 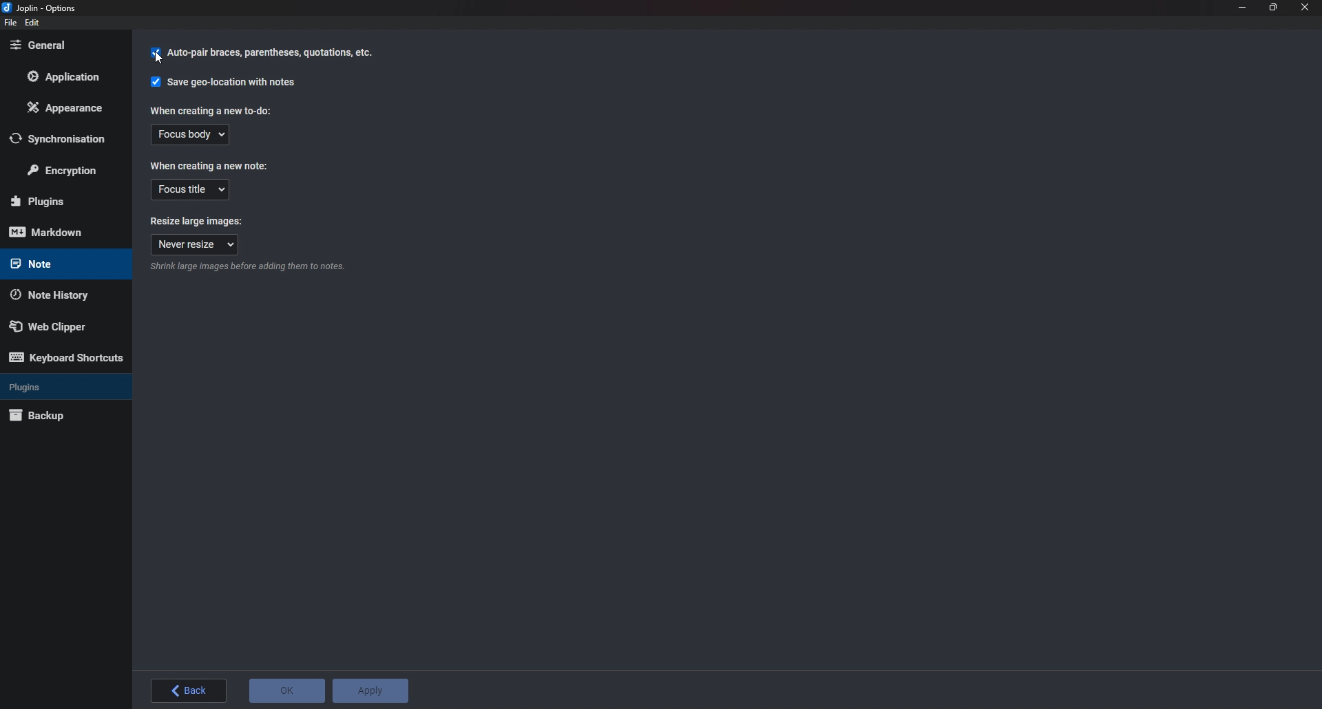 I want to click on close, so click(x=1304, y=9).